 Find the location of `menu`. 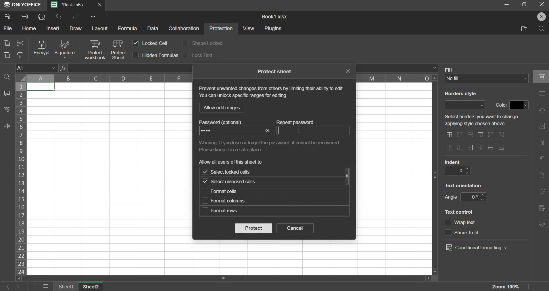

menu is located at coordinates (46, 287).